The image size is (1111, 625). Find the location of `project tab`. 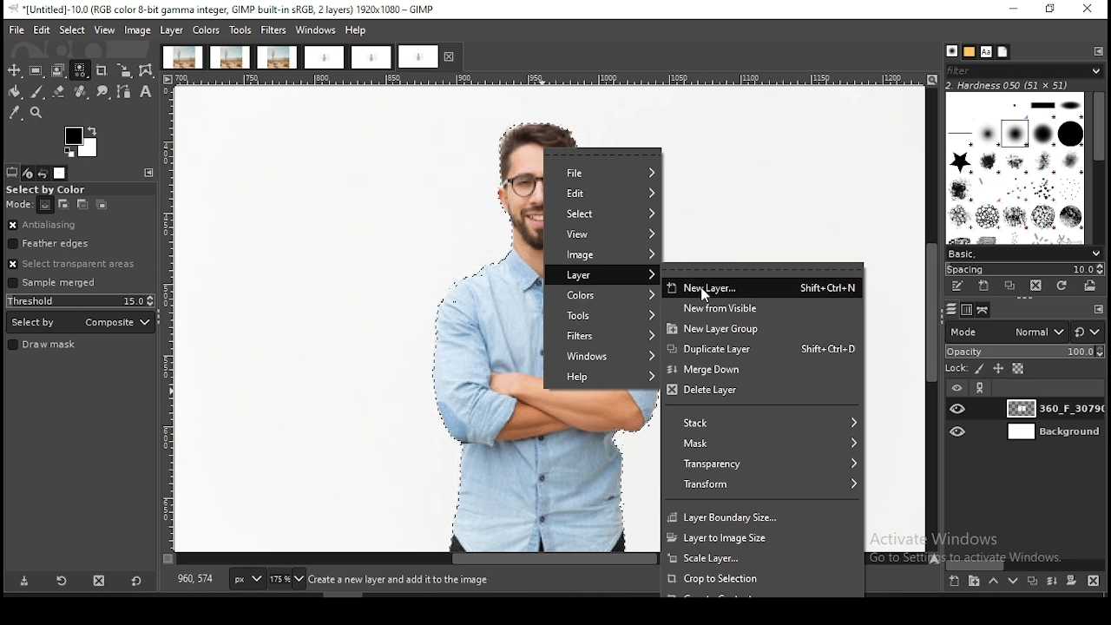

project tab is located at coordinates (324, 58).